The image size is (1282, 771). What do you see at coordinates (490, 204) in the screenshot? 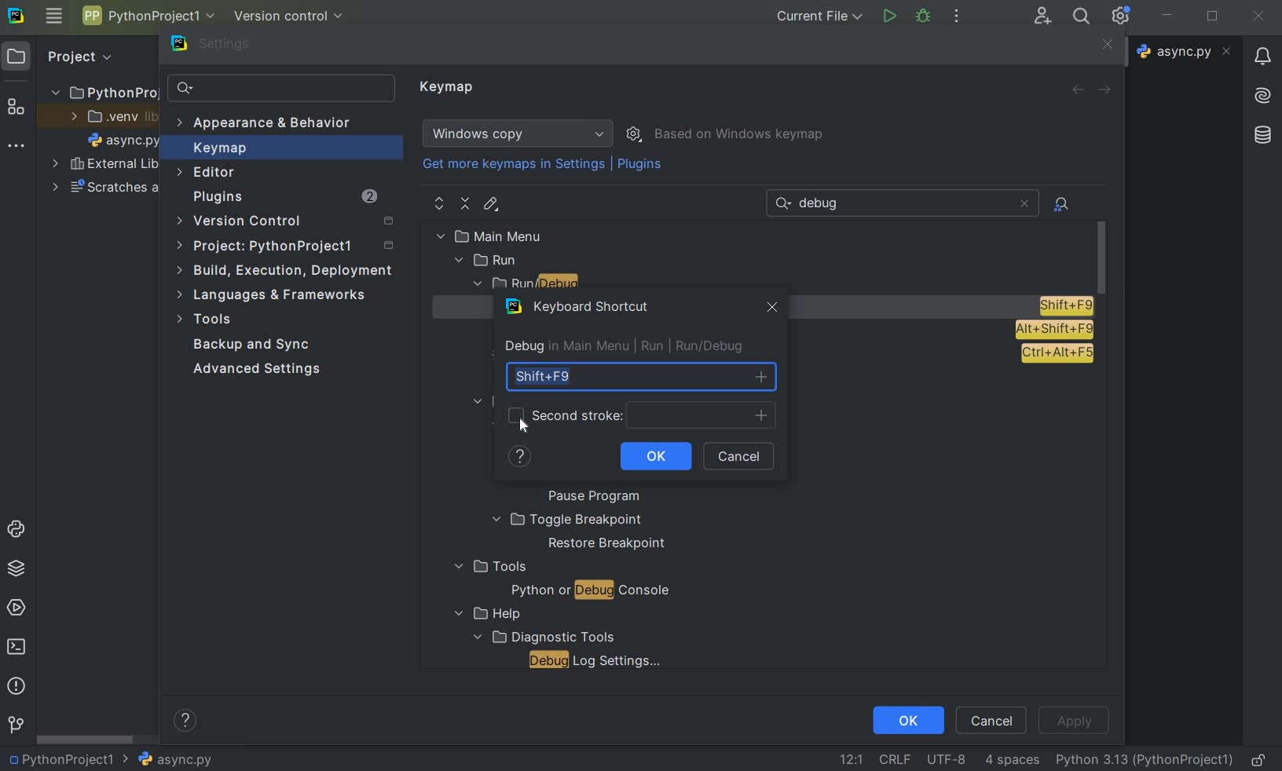
I see `edit shortcut` at bounding box center [490, 204].